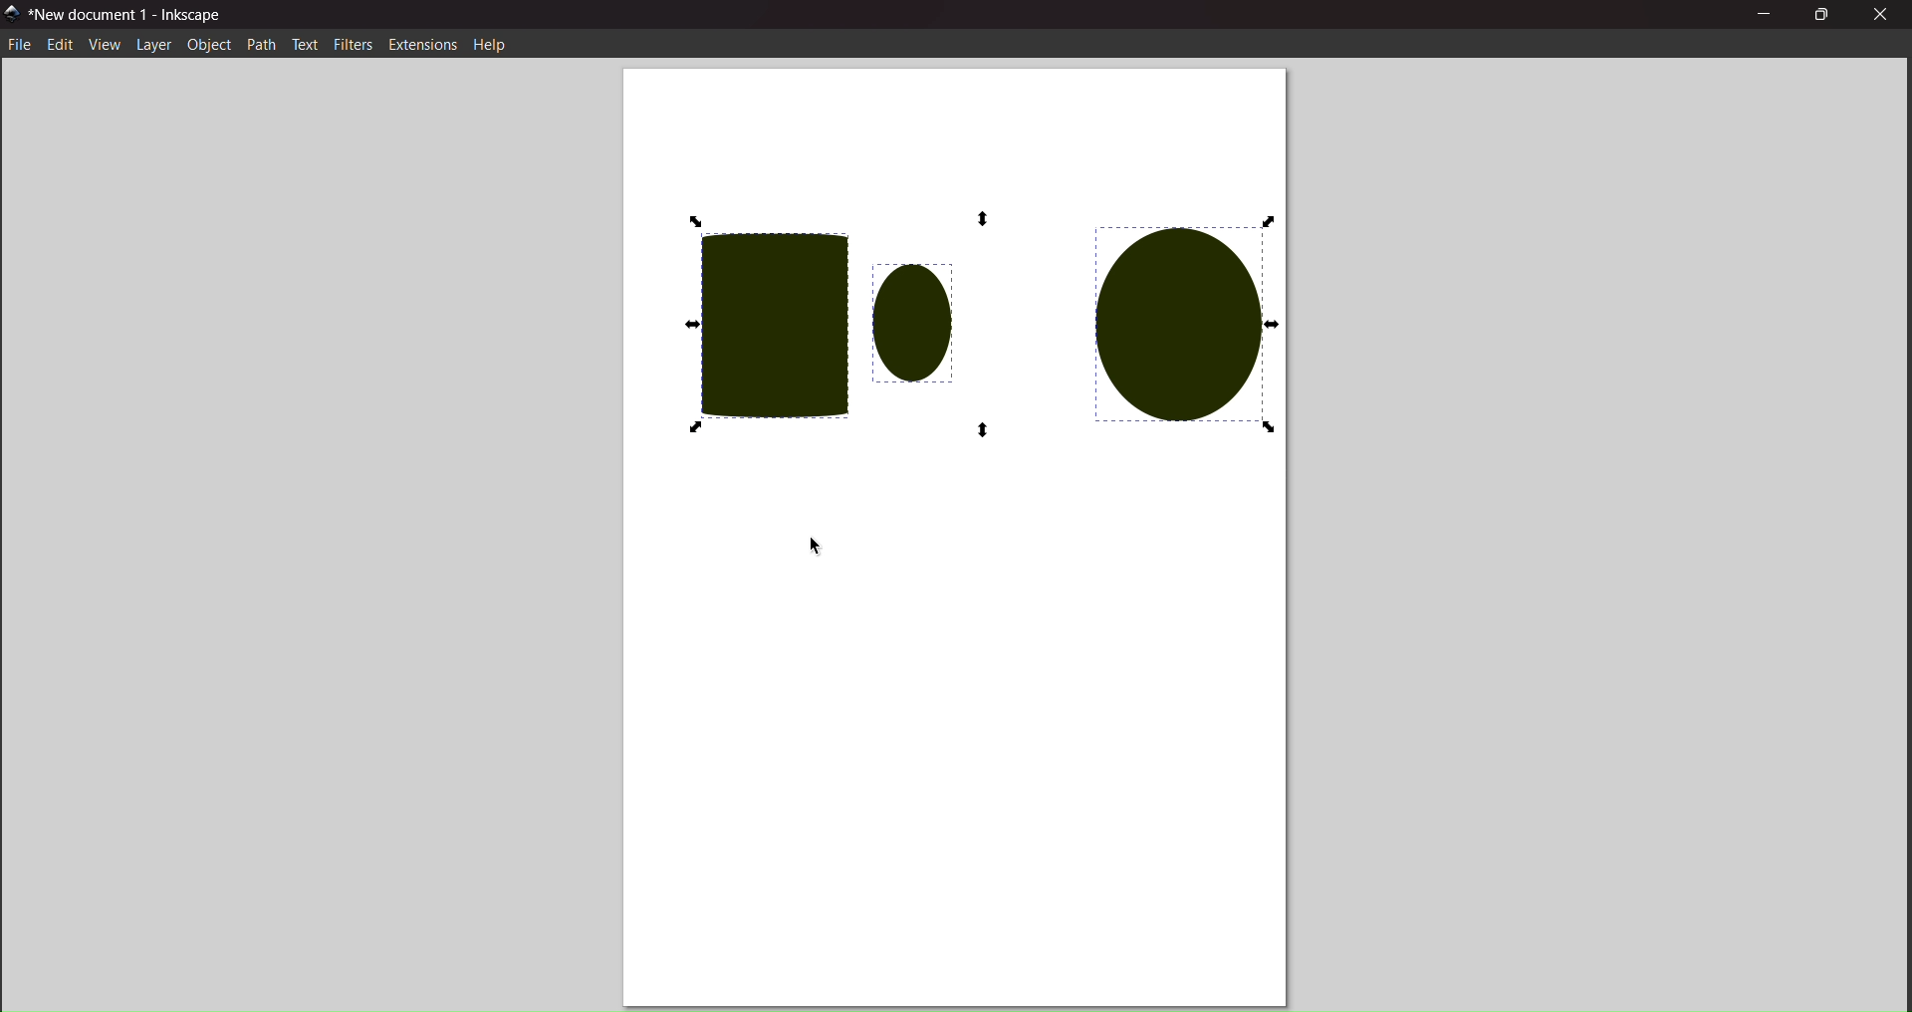  Describe the element at coordinates (22, 46) in the screenshot. I see `file` at that location.